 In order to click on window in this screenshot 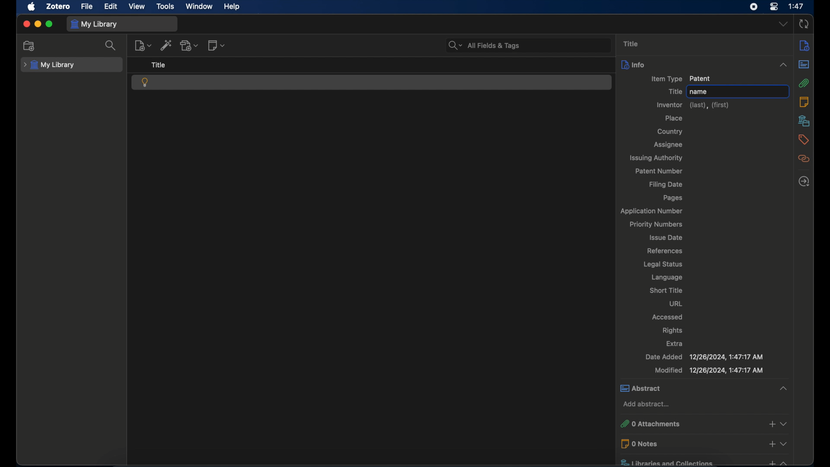, I will do `click(200, 6)`.